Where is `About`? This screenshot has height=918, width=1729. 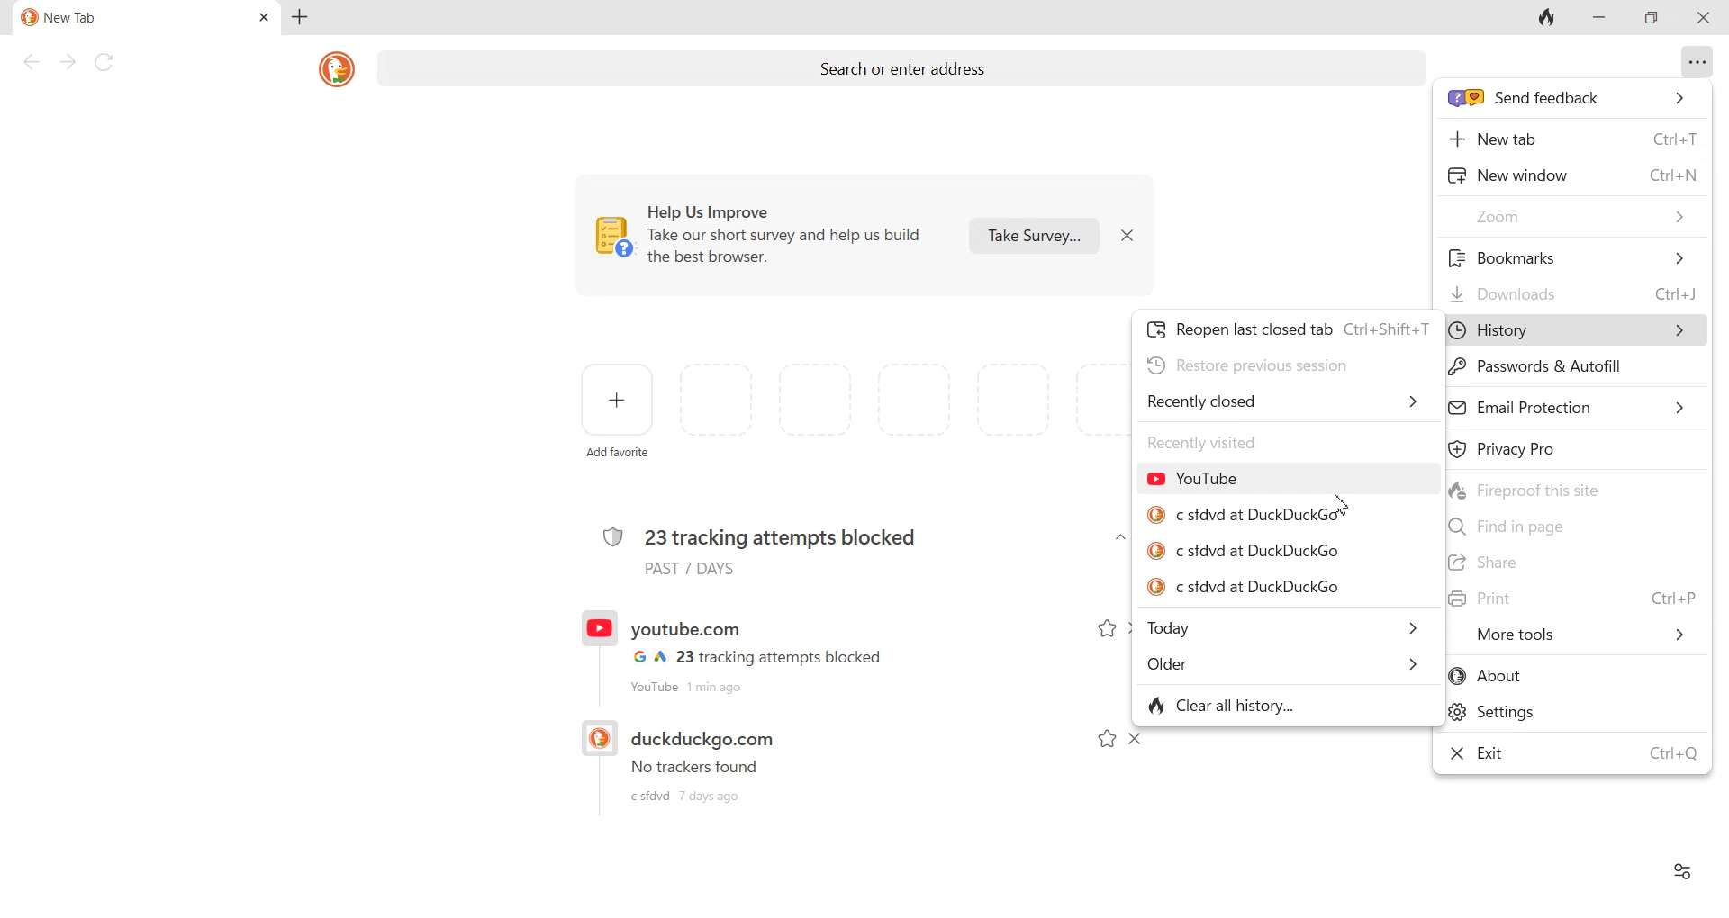
About is located at coordinates (1573, 675).